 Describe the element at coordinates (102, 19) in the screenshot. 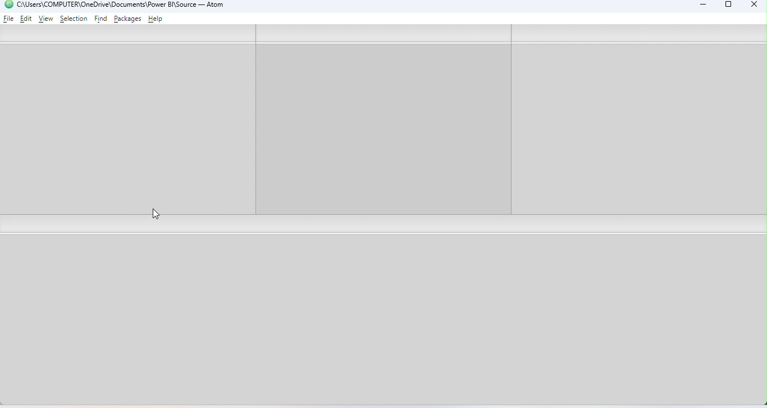

I see `Find` at that location.